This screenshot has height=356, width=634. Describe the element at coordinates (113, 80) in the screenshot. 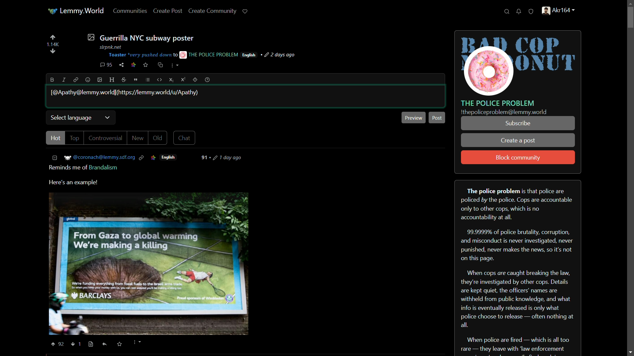

I see `header` at that location.